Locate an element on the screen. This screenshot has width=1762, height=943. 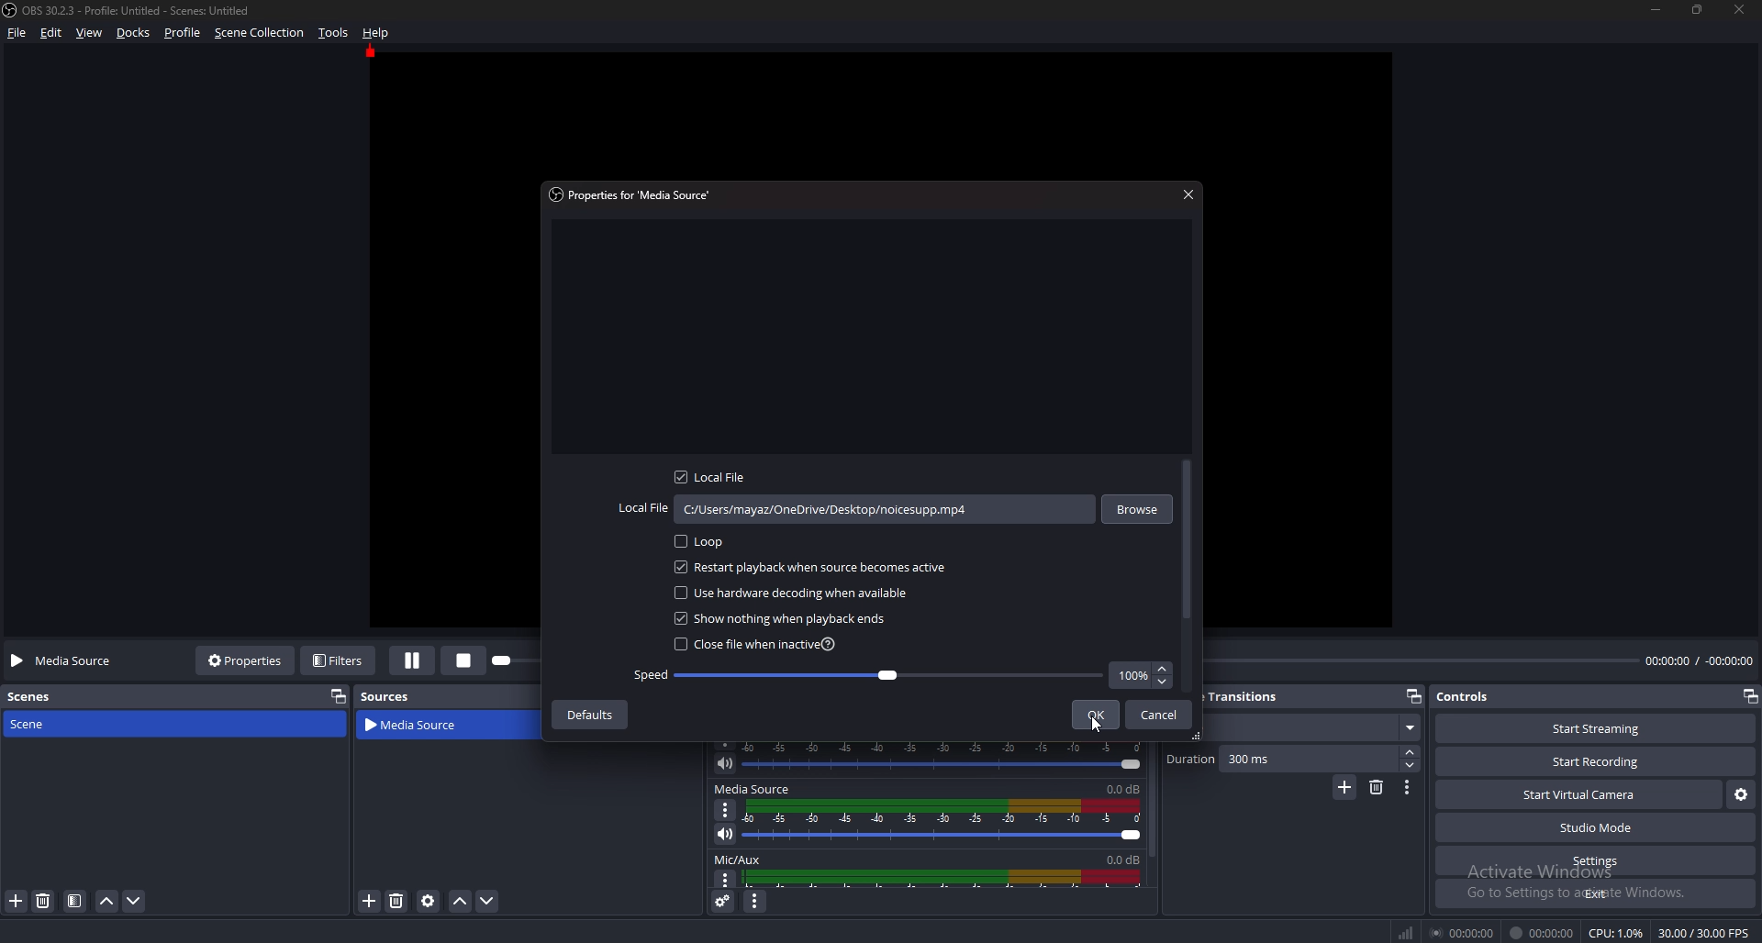
Tools is located at coordinates (334, 33).